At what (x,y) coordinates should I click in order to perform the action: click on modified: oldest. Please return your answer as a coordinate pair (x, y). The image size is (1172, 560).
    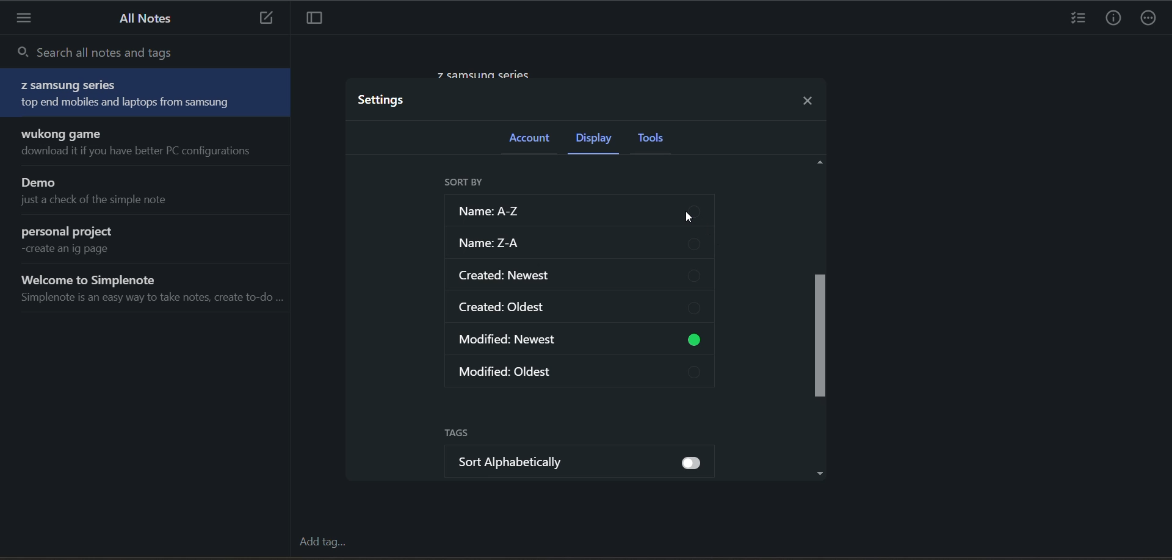
    Looking at the image, I should click on (585, 374).